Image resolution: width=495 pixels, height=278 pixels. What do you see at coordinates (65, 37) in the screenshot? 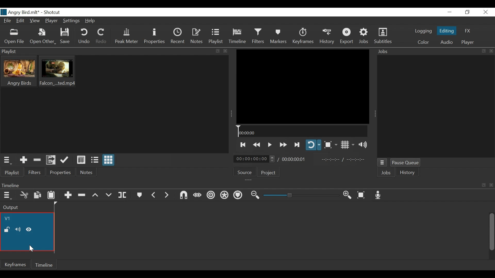
I see `Save` at bounding box center [65, 37].